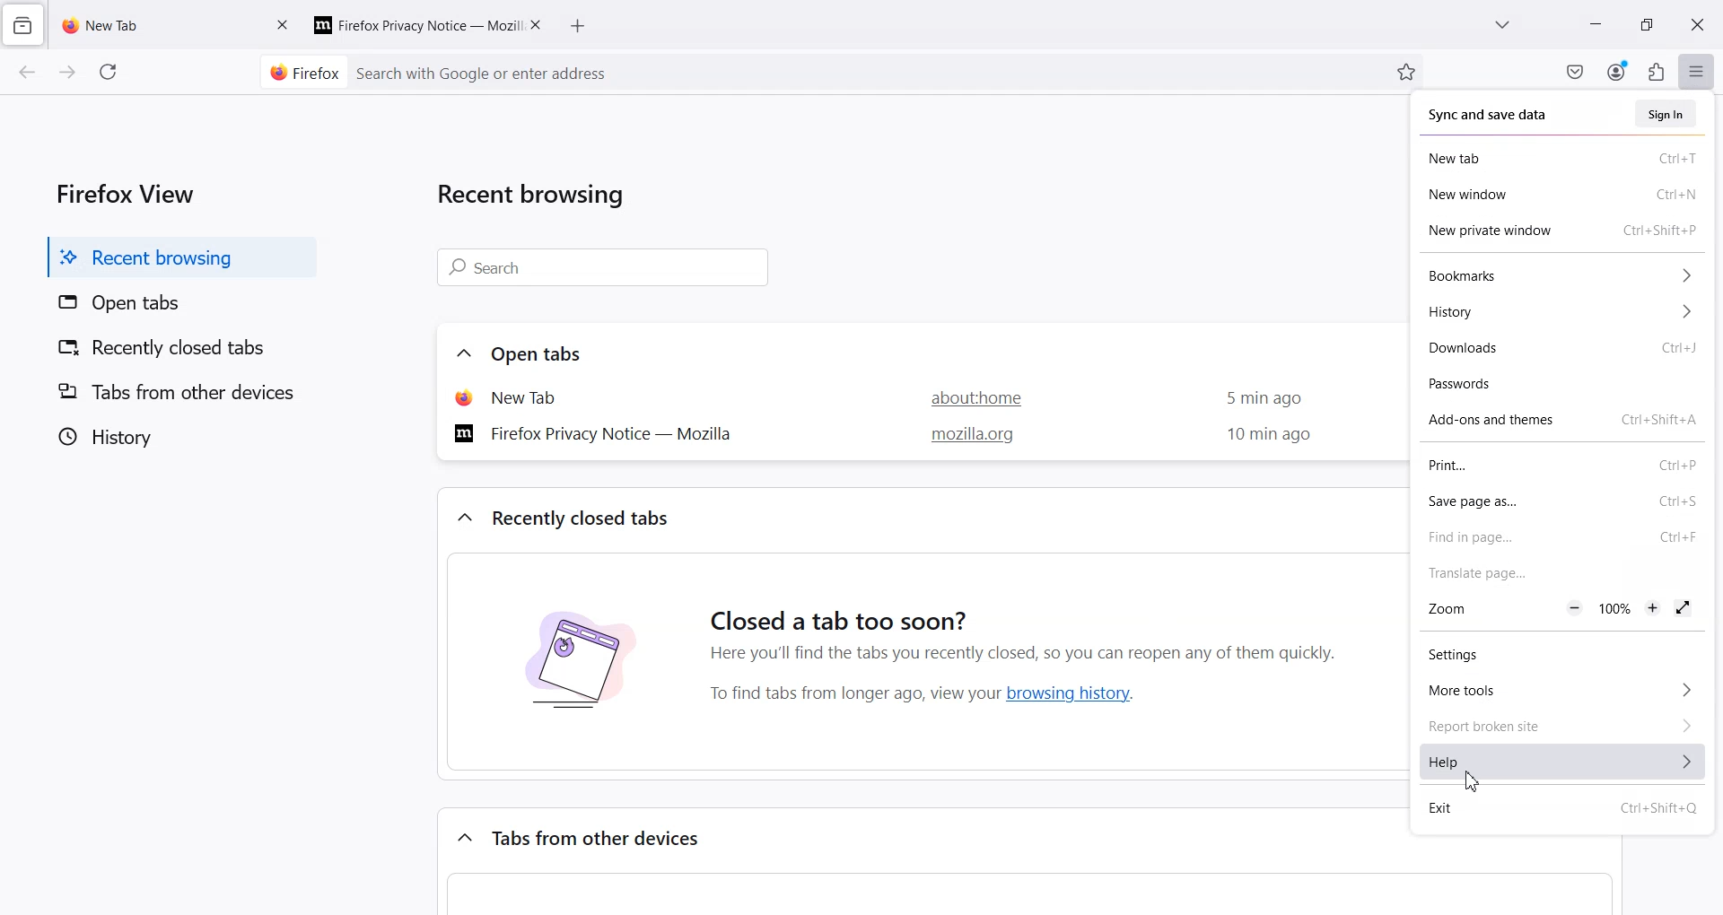 This screenshot has height=915, width=1723. I want to click on Zoom, so click(1486, 610).